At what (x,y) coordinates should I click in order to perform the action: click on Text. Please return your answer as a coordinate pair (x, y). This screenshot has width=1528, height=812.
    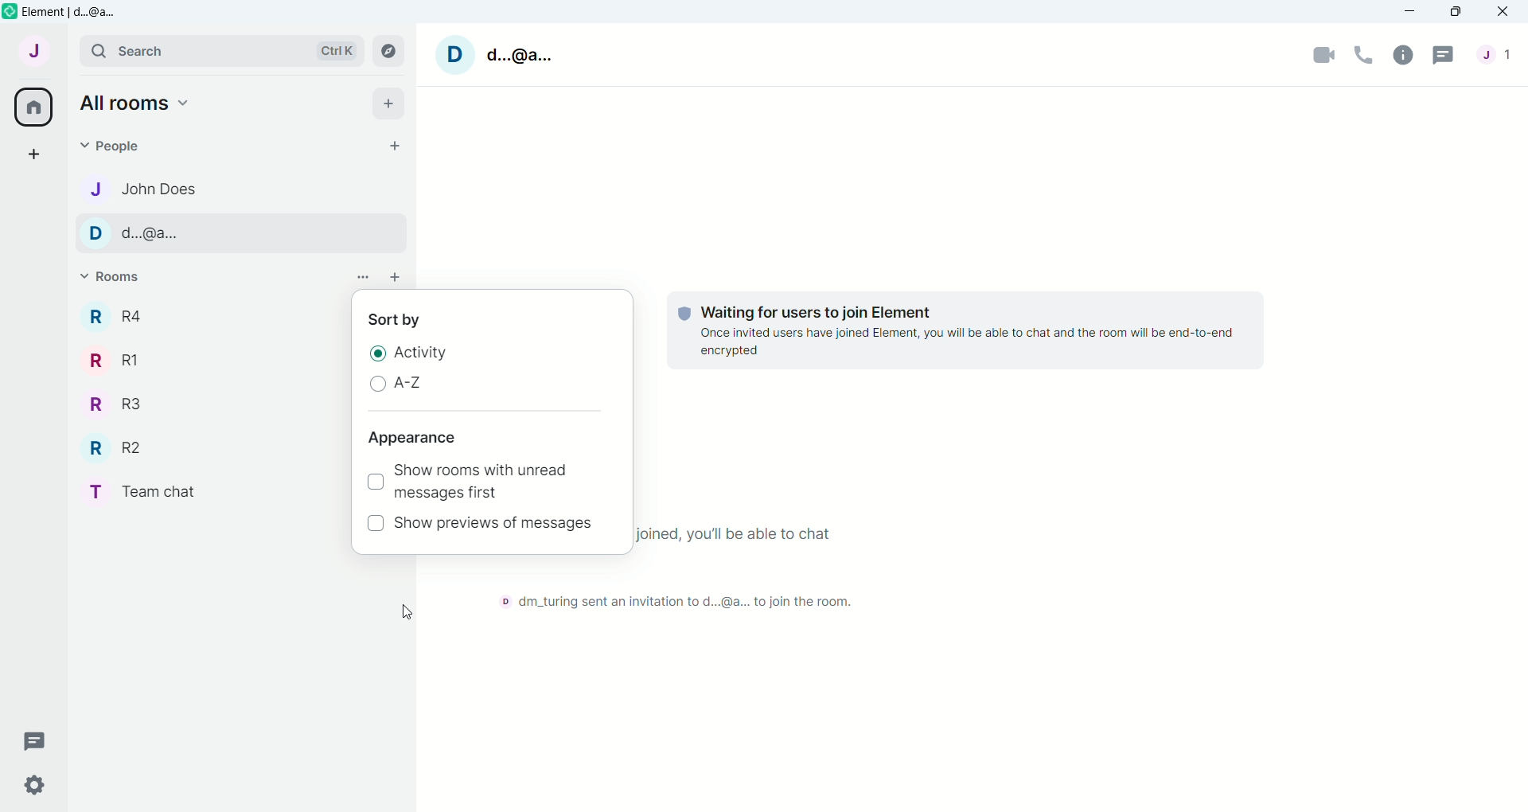
    Looking at the image, I should click on (967, 332).